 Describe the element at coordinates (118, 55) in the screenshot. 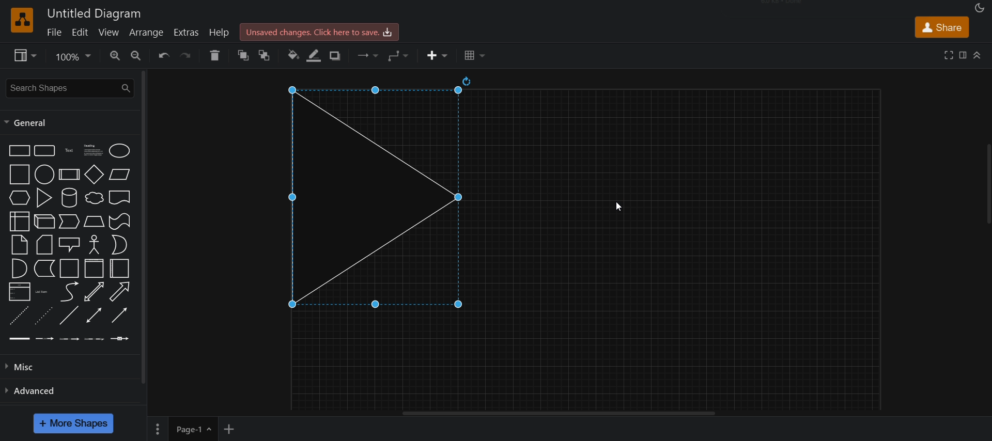

I see `zoom in` at that location.